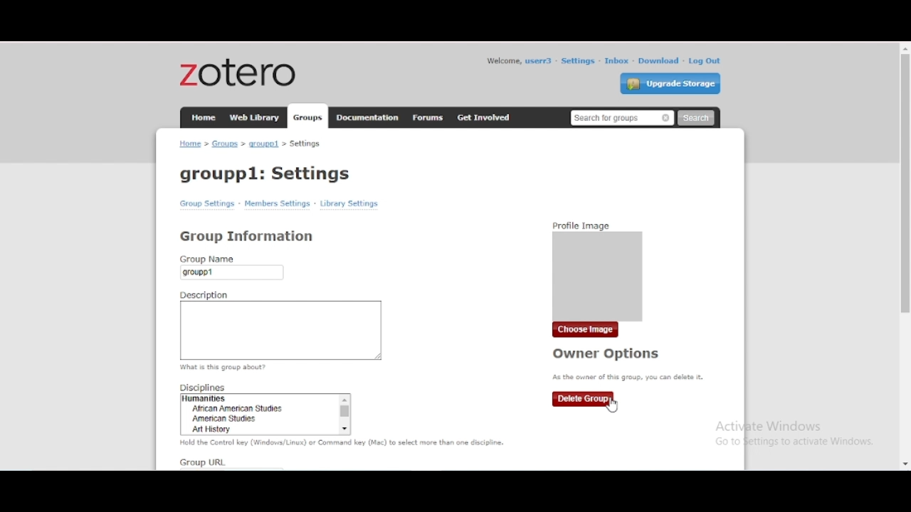 Image resolution: width=911 pixels, height=512 pixels. Describe the element at coordinates (705, 60) in the screenshot. I see `log out` at that location.